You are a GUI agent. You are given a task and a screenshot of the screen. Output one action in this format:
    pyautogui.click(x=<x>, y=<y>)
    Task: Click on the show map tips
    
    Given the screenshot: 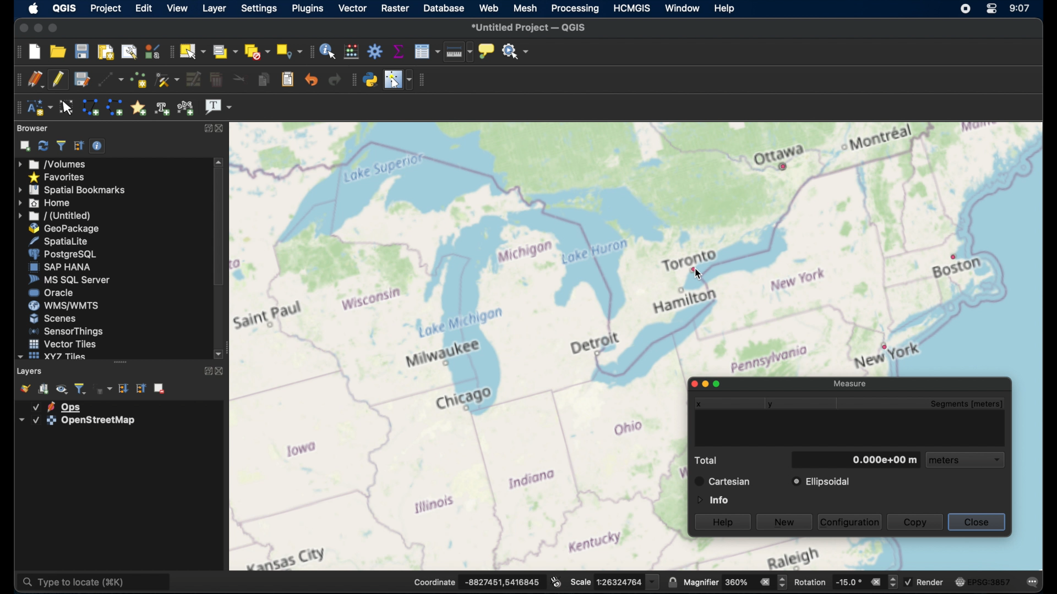 What is the action you would take?
    pyautogui.click(x=488, y=52)
    